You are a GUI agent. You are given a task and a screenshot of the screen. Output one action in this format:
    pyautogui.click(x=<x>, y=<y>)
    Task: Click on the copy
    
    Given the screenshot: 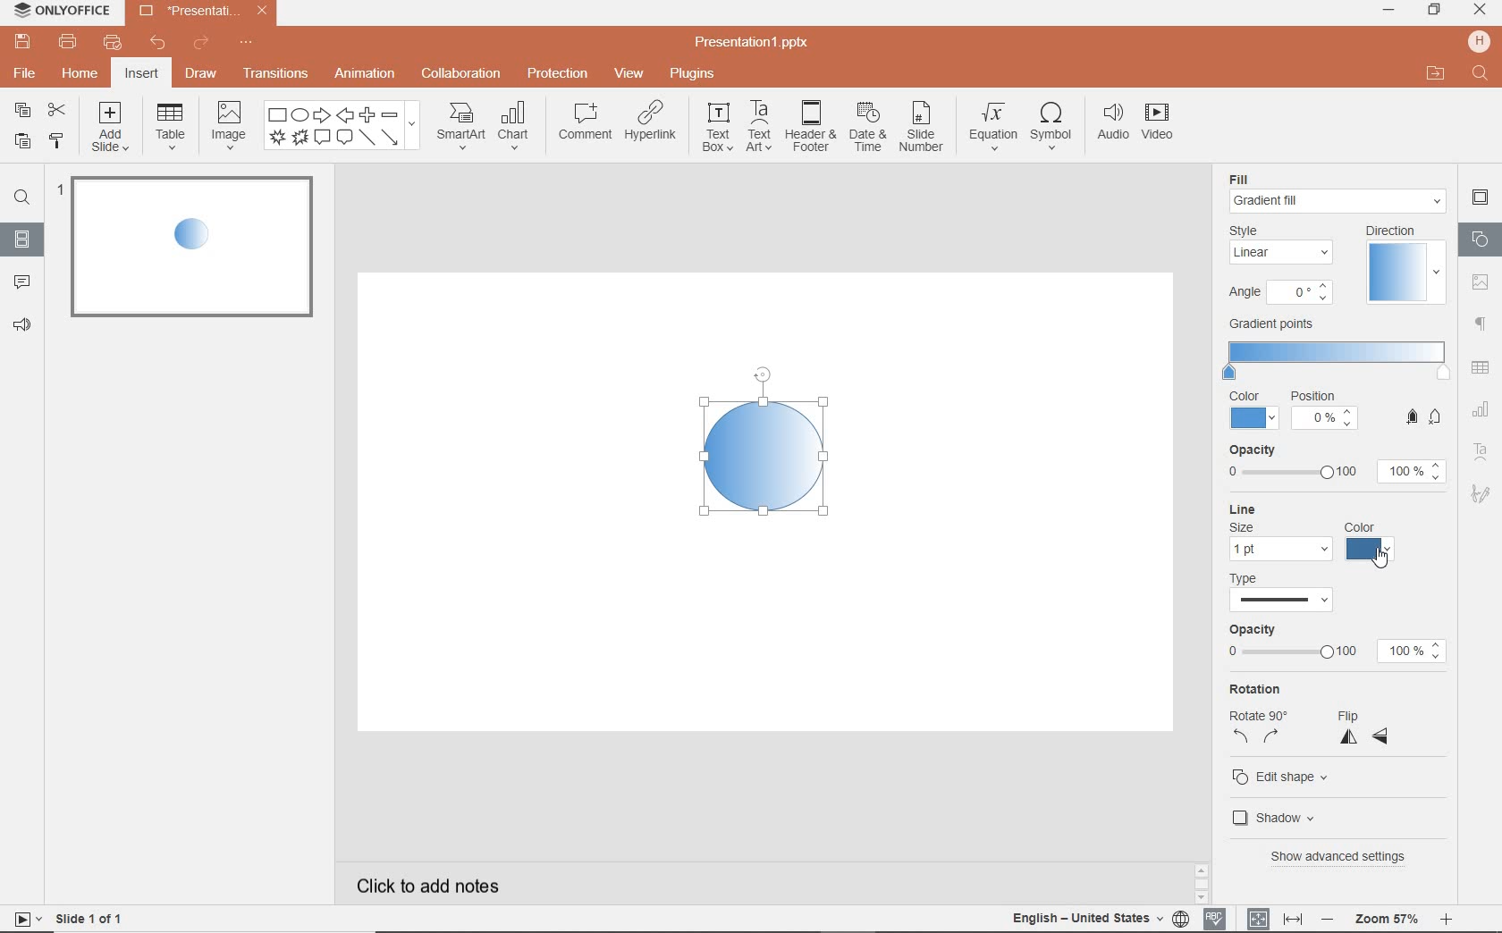 What is the action you would take?
    pyautogui.click(x=25, y=112)
    